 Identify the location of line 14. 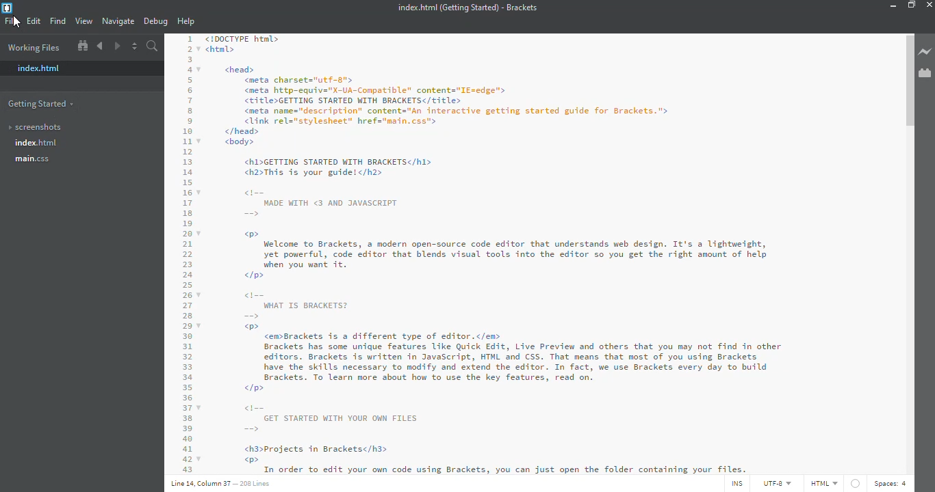
(201, 483).